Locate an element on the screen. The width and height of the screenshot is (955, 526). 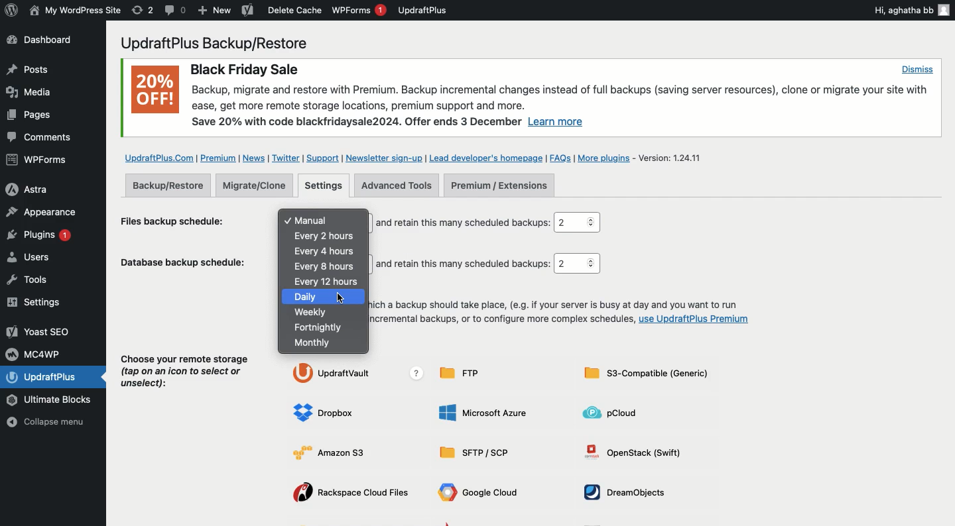
Rackspace cloud files is located at coordinates (354, 494).